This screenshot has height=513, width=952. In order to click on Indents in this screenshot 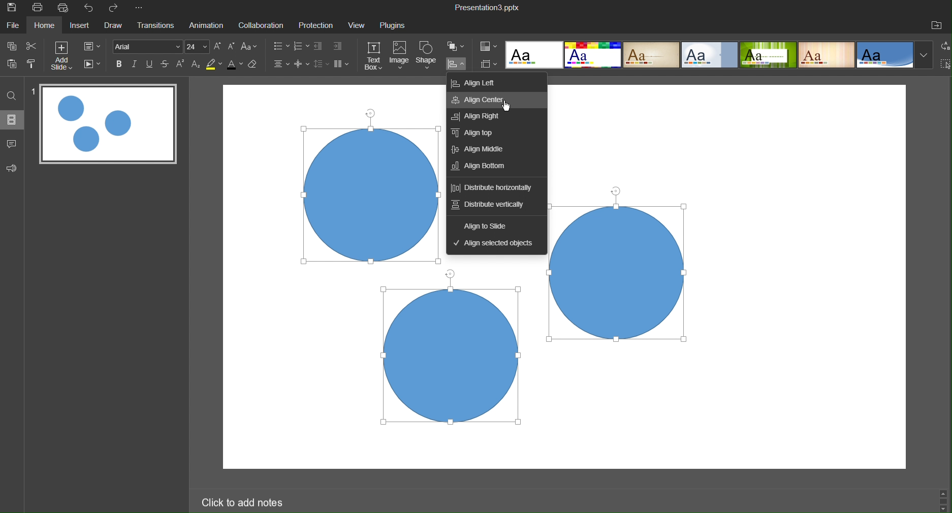, I will do `click(330, 47)`.